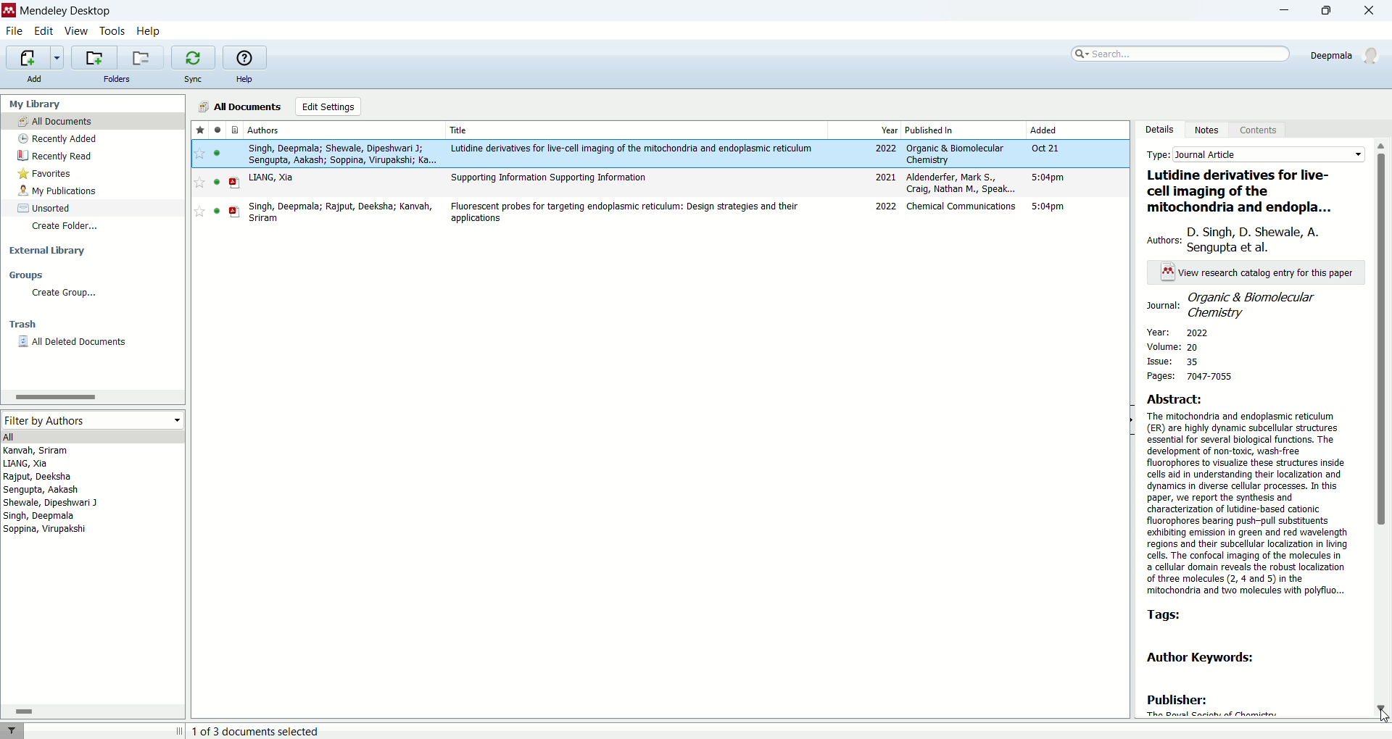  Describe the element at coordinates (199, 211) in the screenshot. I see `favorite` at that location.